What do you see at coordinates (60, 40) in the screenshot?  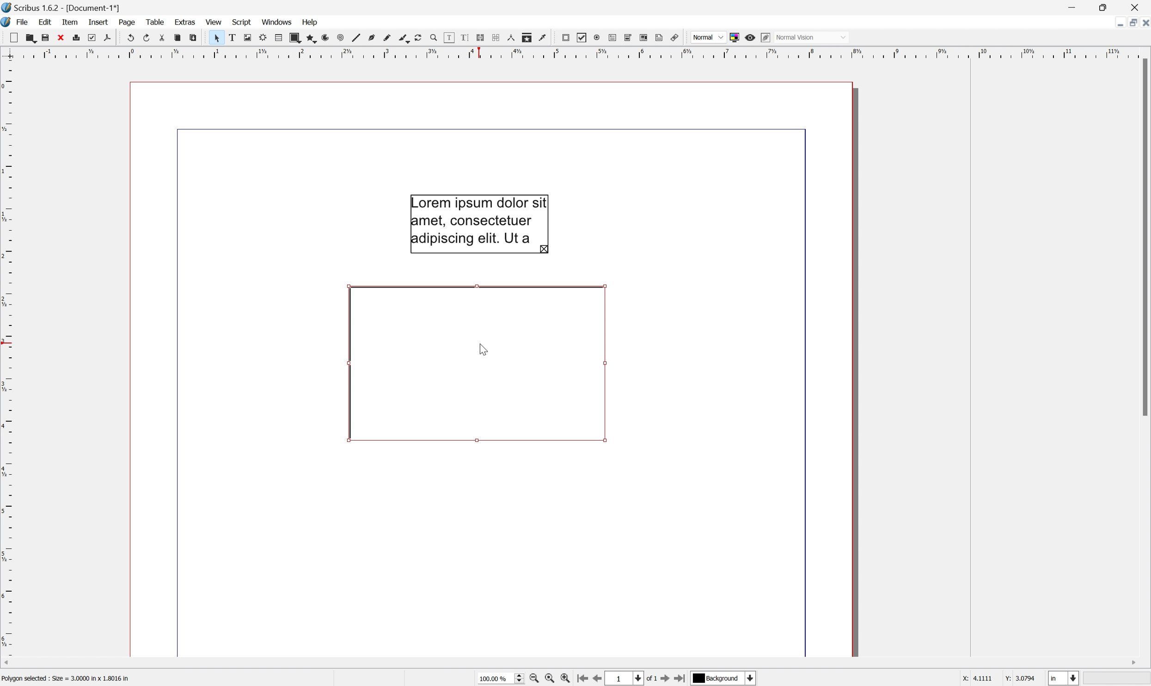 I see `Close` at bounding box center [60, 40].